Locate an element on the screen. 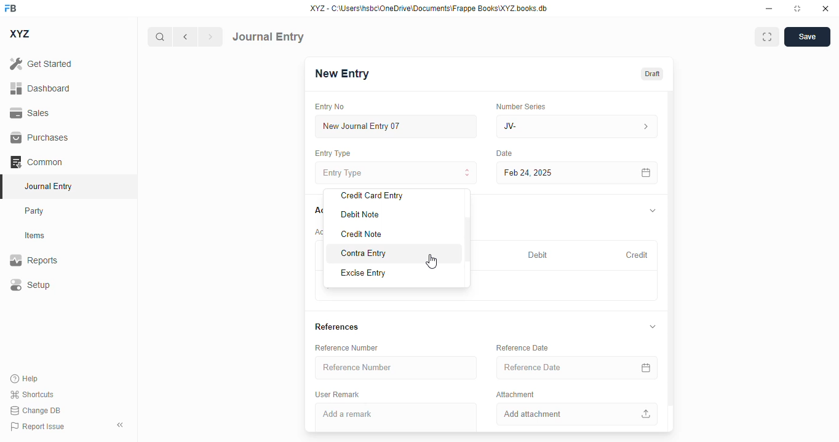 The image size is (839, 442). toggle expand/collapse is located at coordinates (653, 210).